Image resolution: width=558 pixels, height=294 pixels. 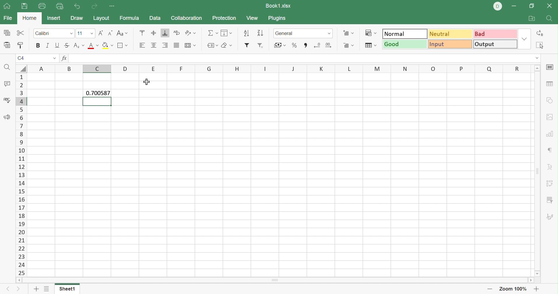 What do you see at coordinates (67, 45) in the screenshot?
I see `Strikethrough` at bounding box center [67, 45].